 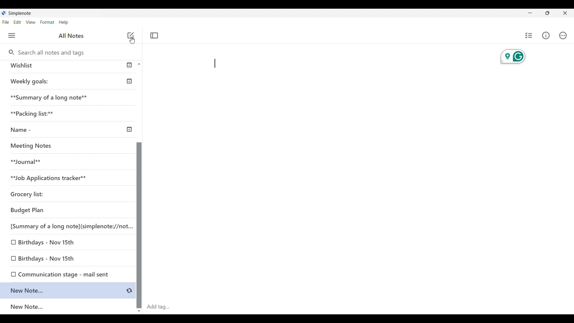 I want to click on checkbox, so click(x=12, y=258).